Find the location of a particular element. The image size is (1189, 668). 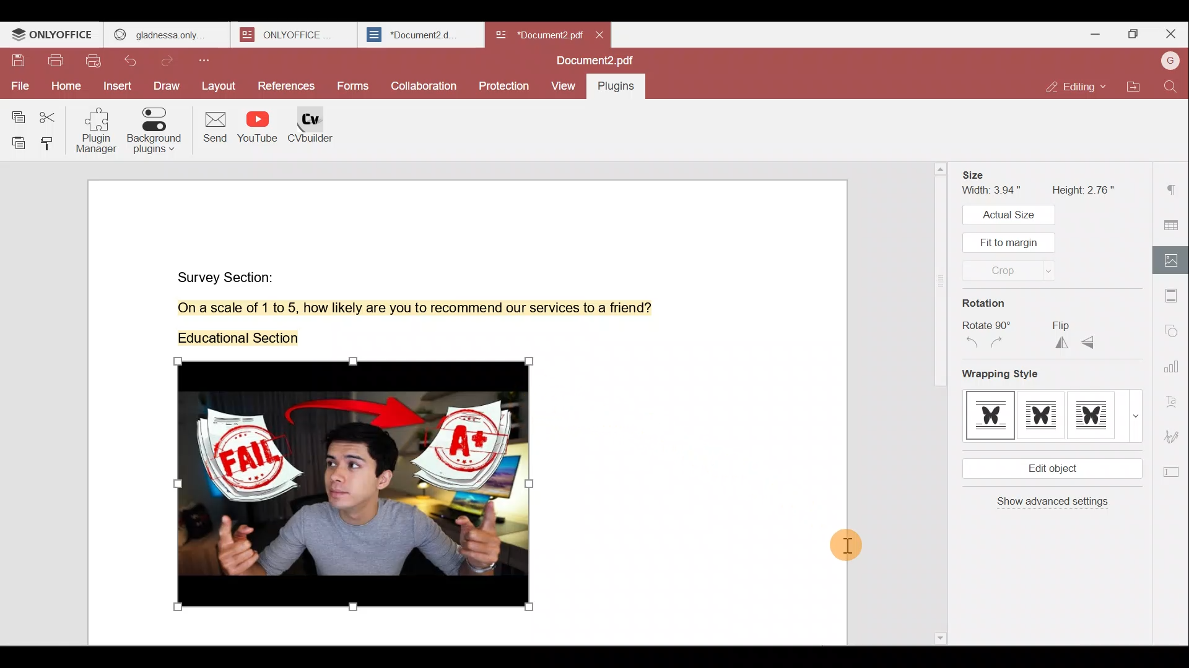

Home is located at coordinates (64, 88).